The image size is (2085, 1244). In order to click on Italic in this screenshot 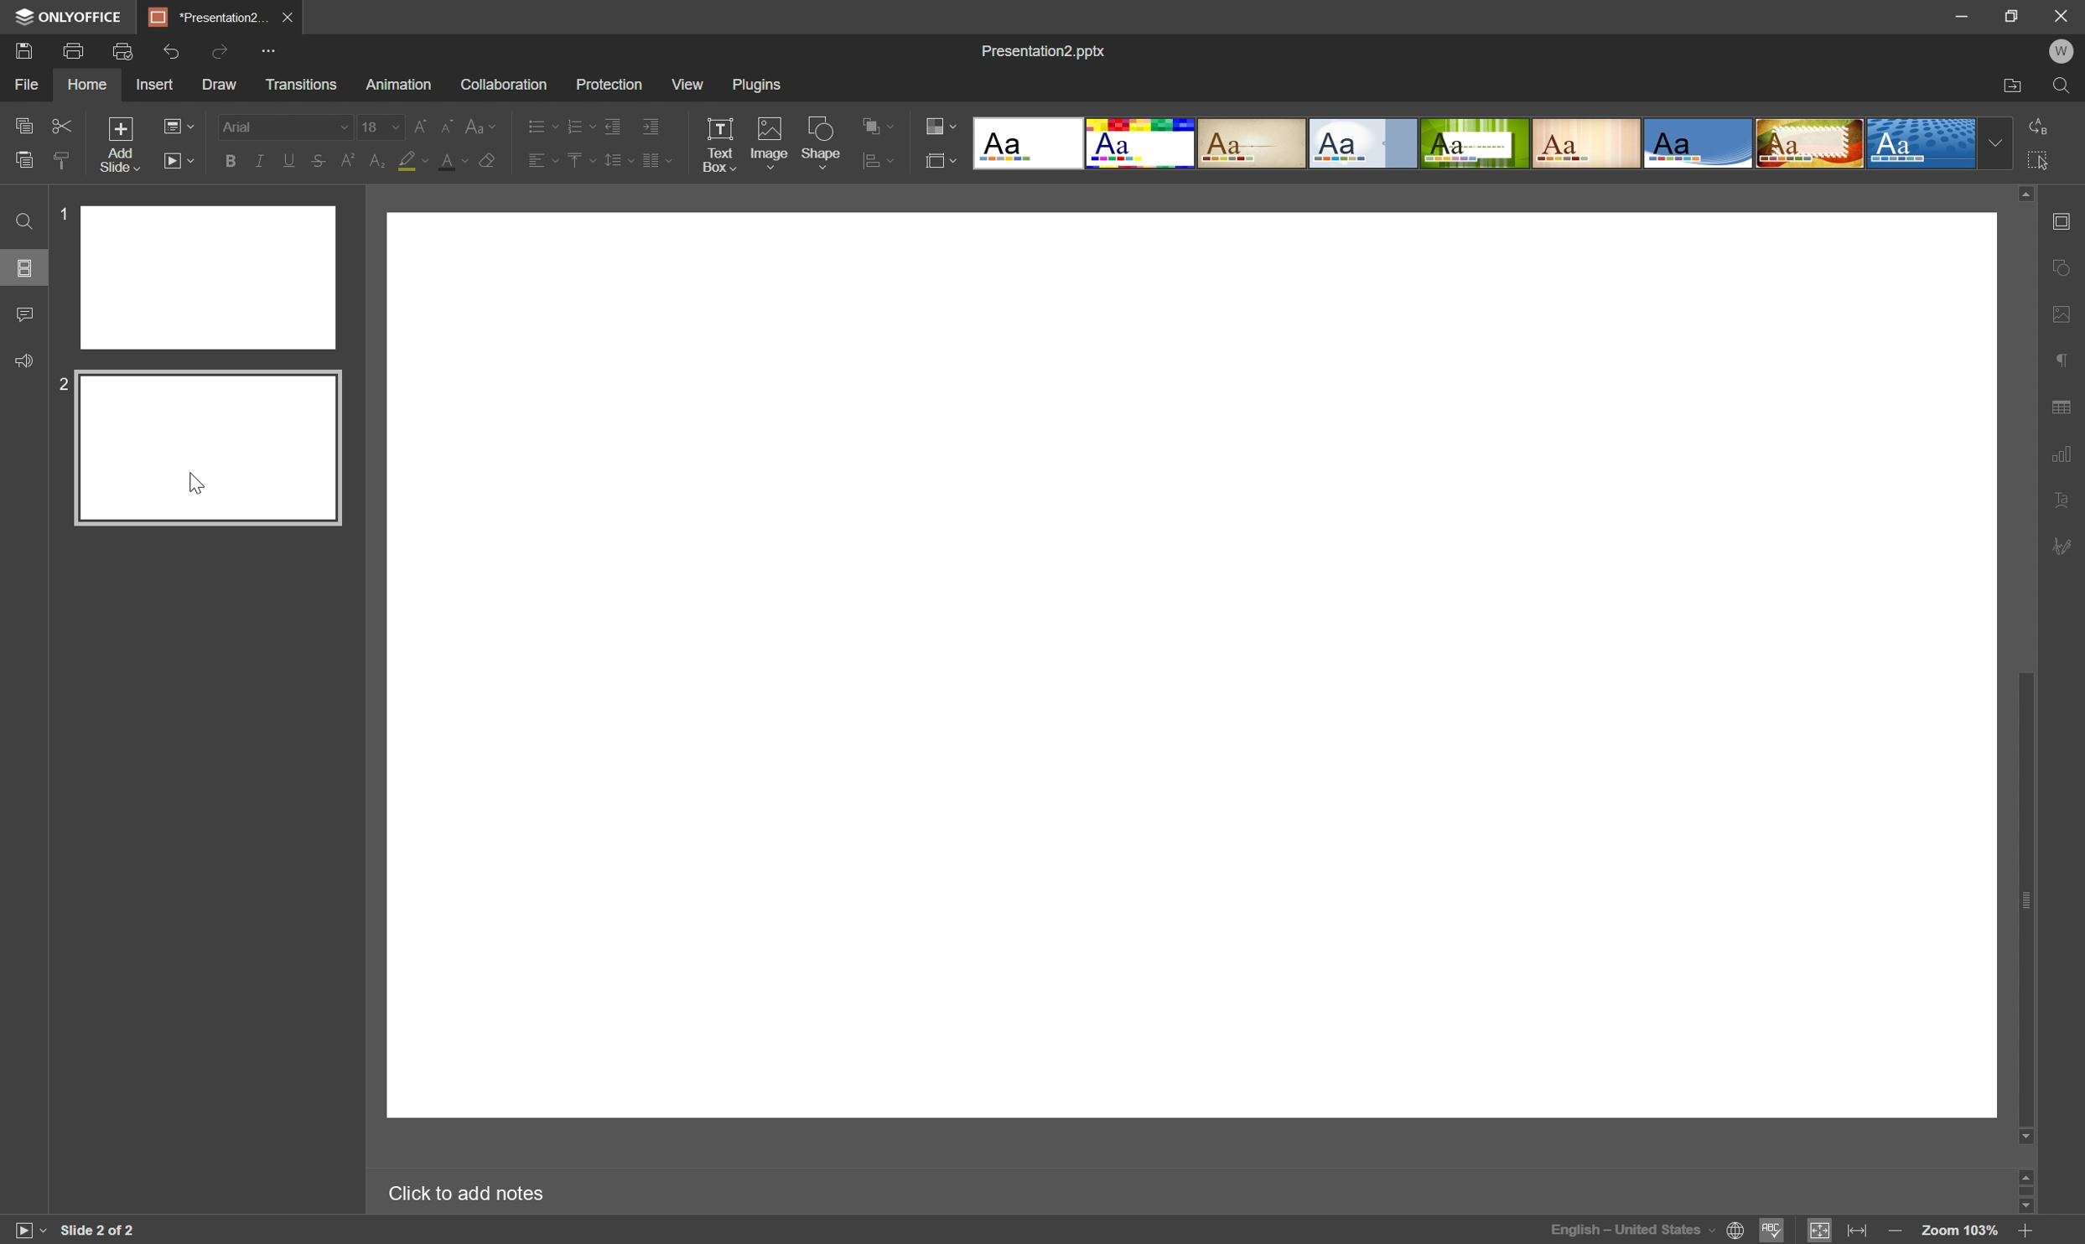, I will do `click(257, 163)`.